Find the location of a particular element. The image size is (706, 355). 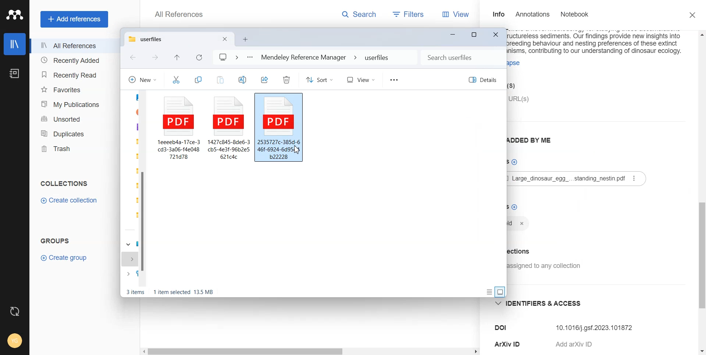

Recently Added is located at coordinates (75, 60).